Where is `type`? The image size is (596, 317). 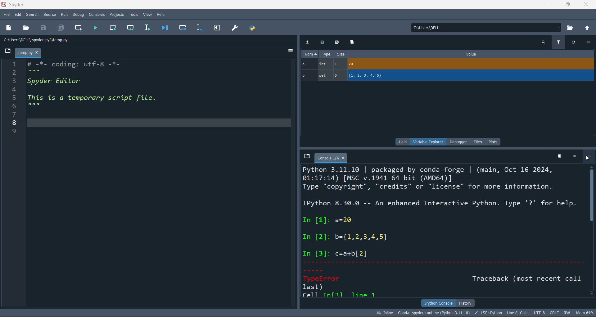
type is located at coordinates (326, 55).